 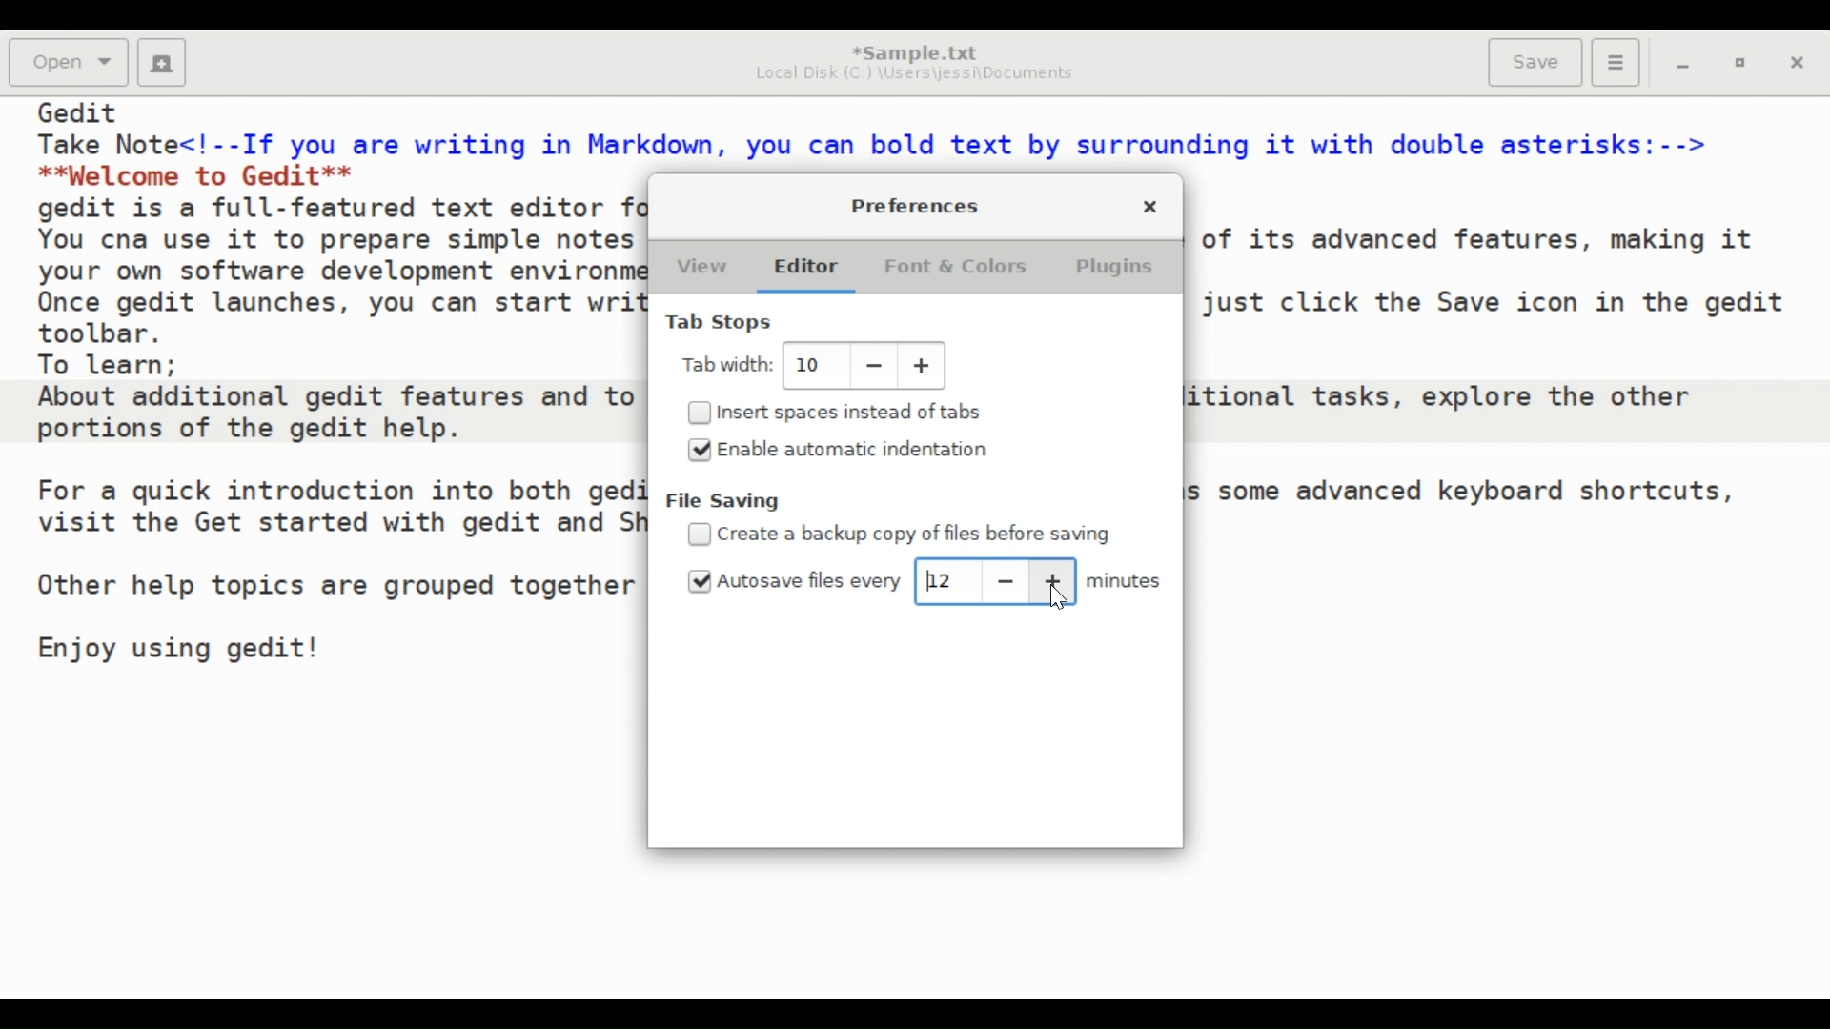 What do you see at coordinates (700, 268) in the screenshot?
I see `View` at bounding box center [700, 268].